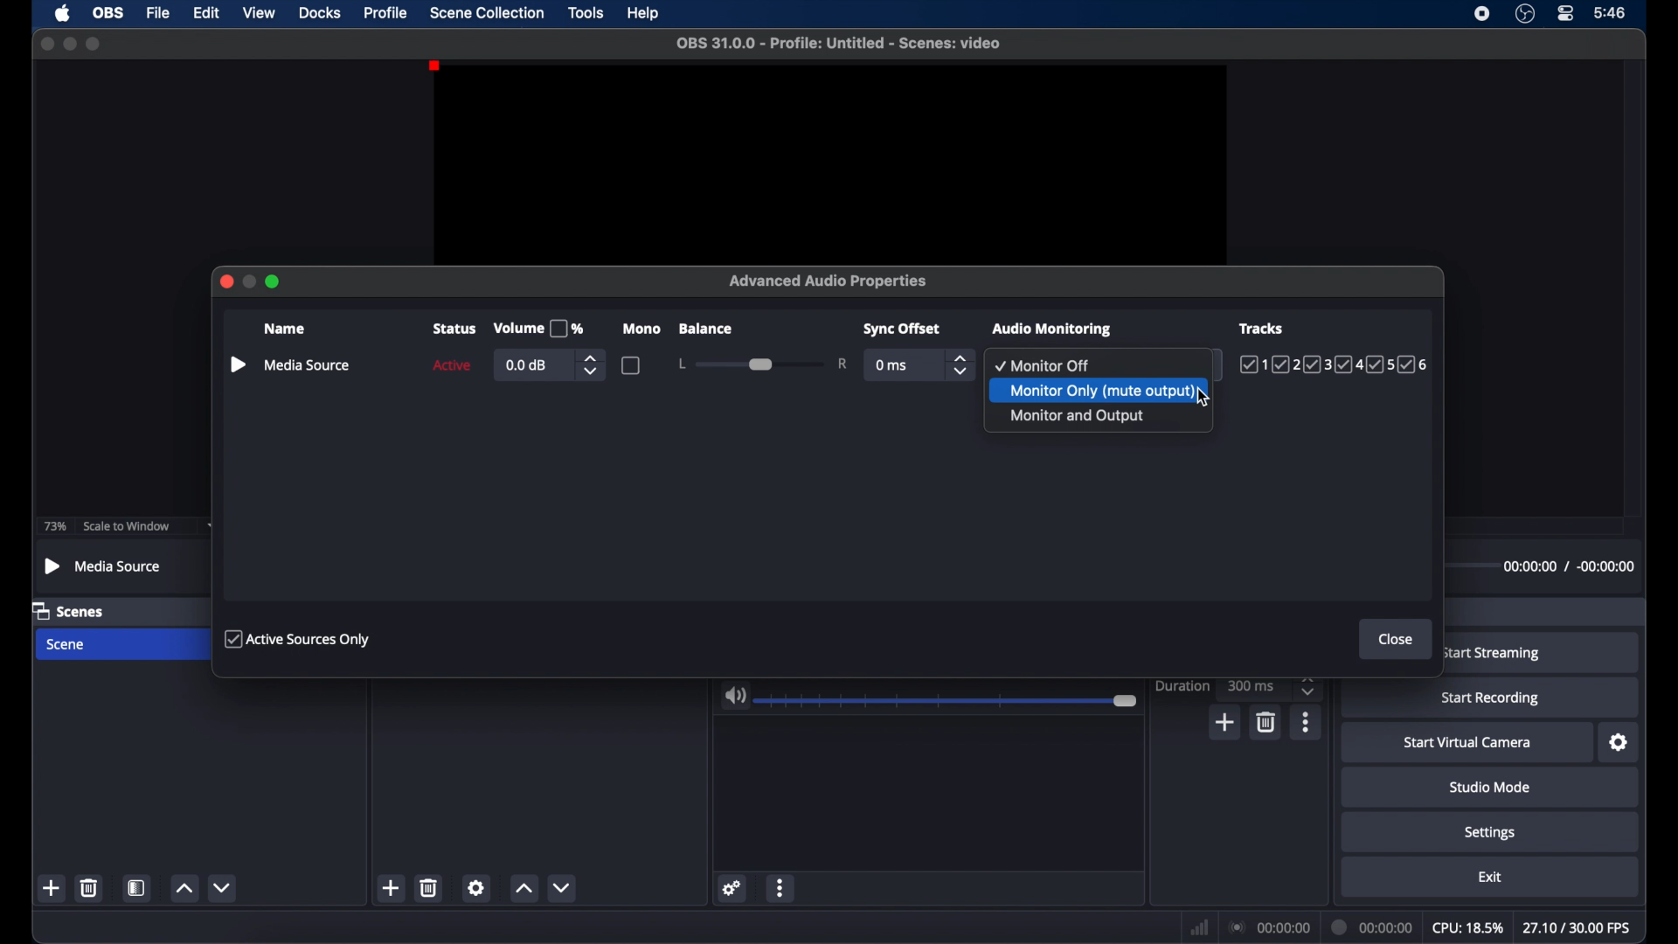 The image size is (1678, 944). Describe the element at coordinates (1494, 654) in the screenshot. I see `start streaming` at that location.